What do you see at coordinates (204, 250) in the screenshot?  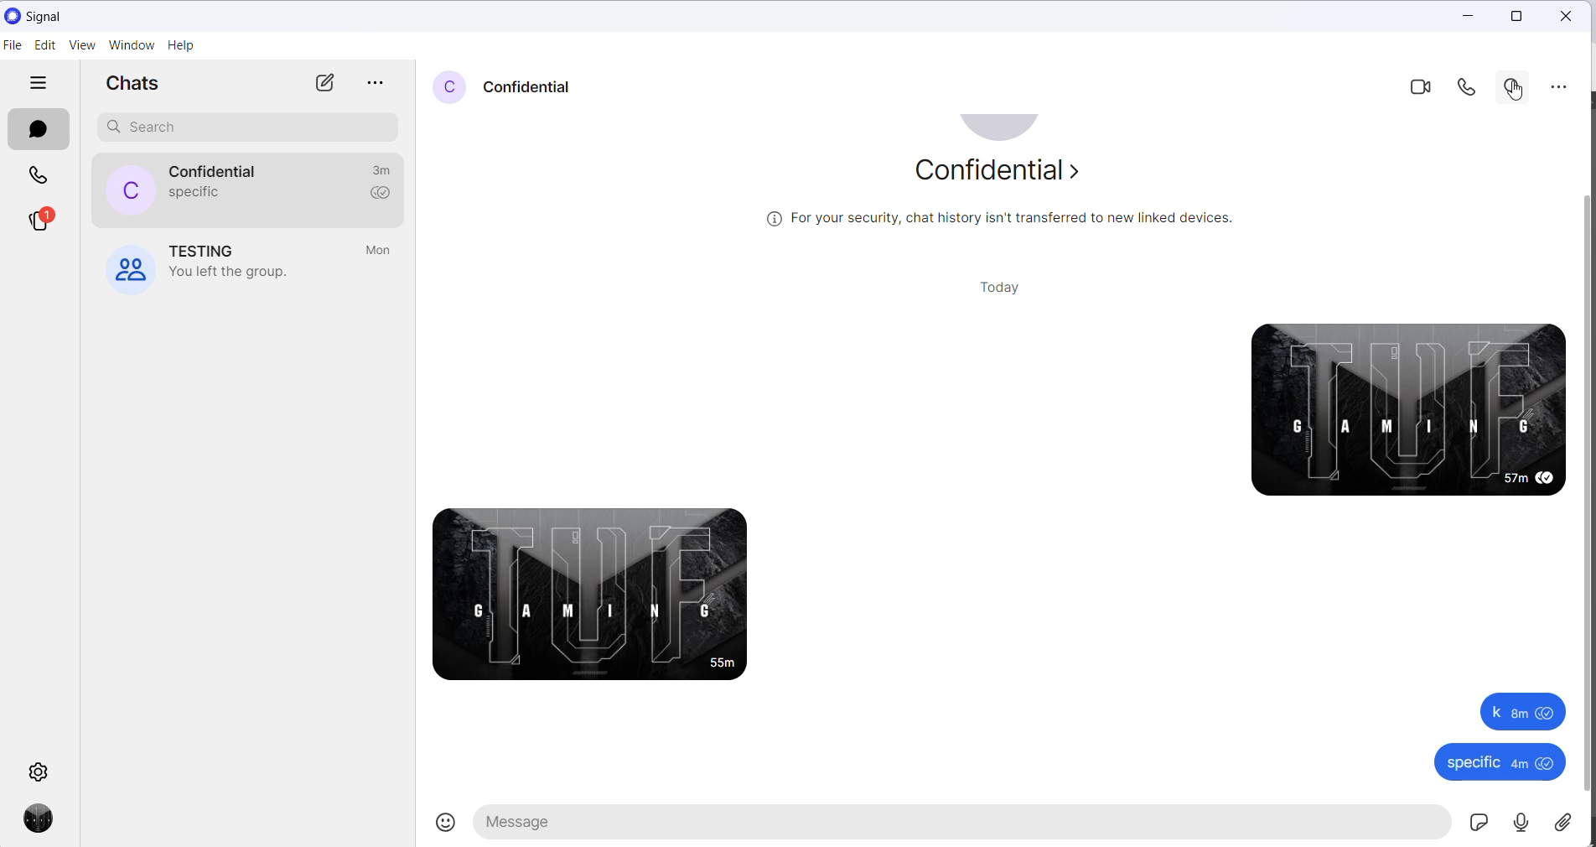 I see `group name` at bounding box center [204, 250].